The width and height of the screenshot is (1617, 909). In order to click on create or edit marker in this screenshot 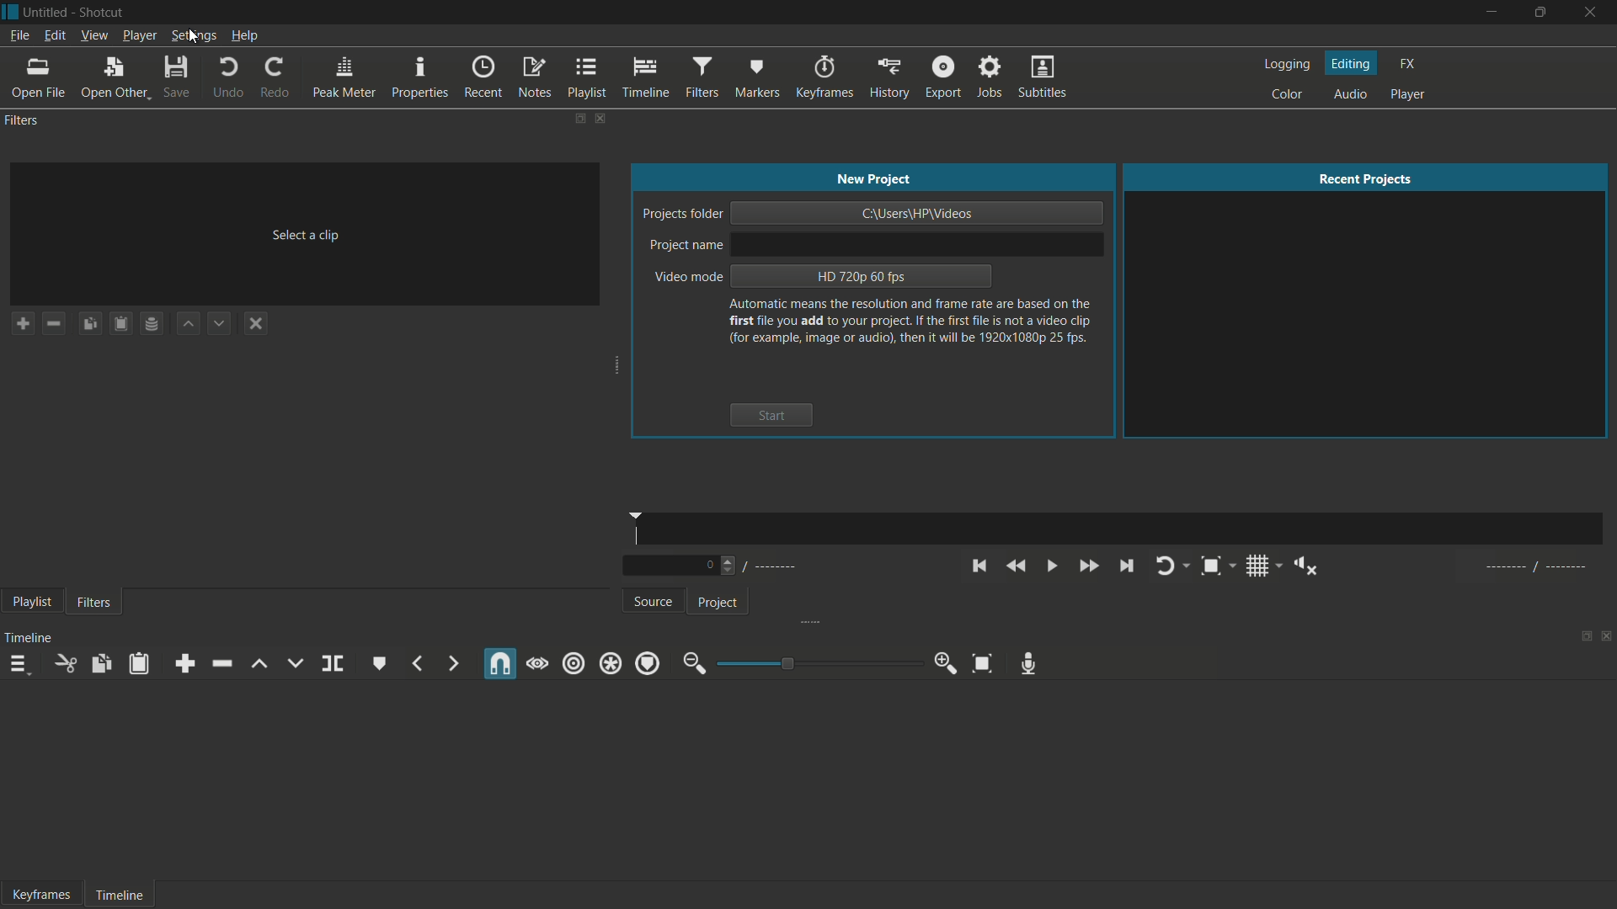, I will do `click(376, 662)`.